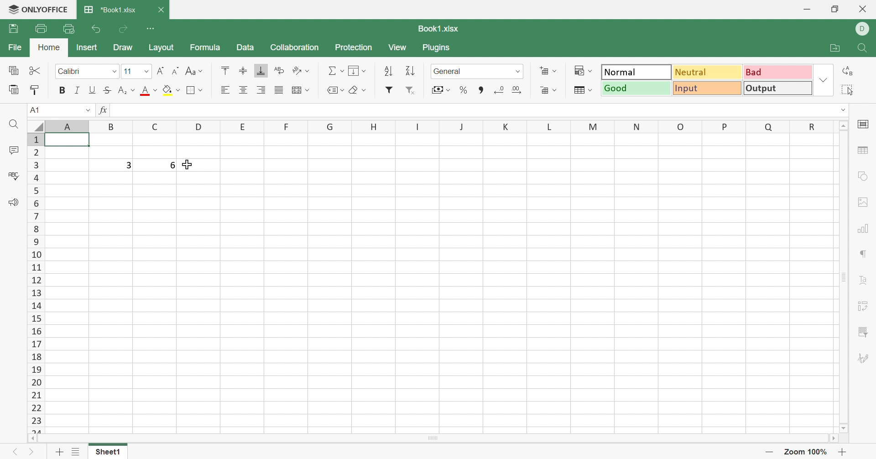 The image size is (876, 459). Describe the element at coordinates (277, 71) in the screenshot. I see `Wrap text` at that location.